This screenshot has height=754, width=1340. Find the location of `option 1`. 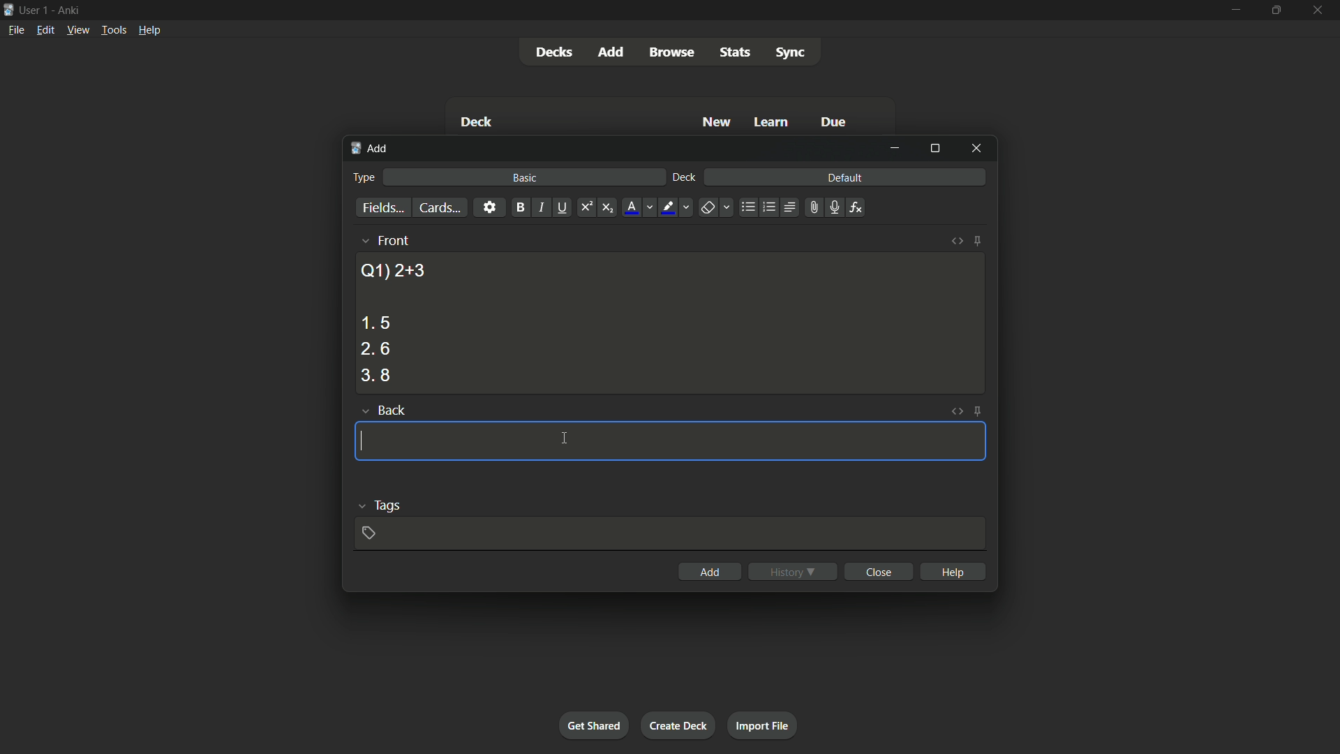

option 1 is located at coordinates (375, 323).